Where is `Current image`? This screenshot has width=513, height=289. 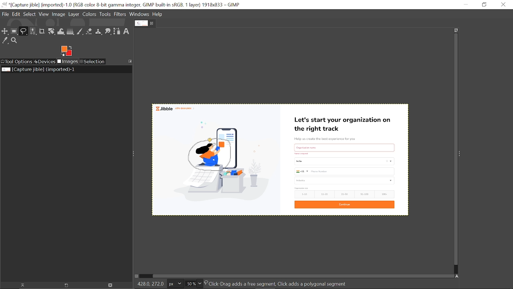
Current image is located at coordinates (328, 159).